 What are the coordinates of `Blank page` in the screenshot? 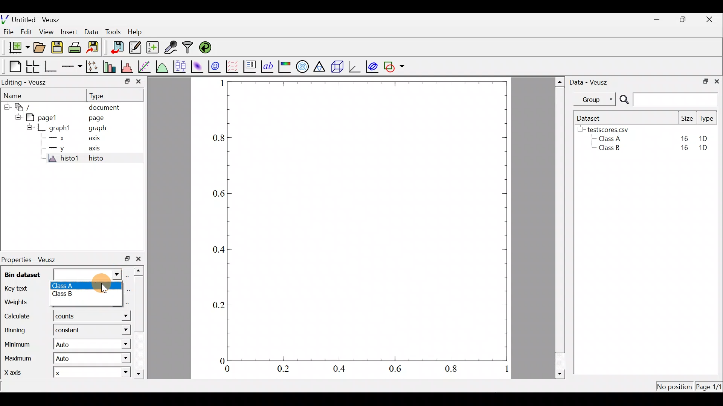 It's located at (12, 65).